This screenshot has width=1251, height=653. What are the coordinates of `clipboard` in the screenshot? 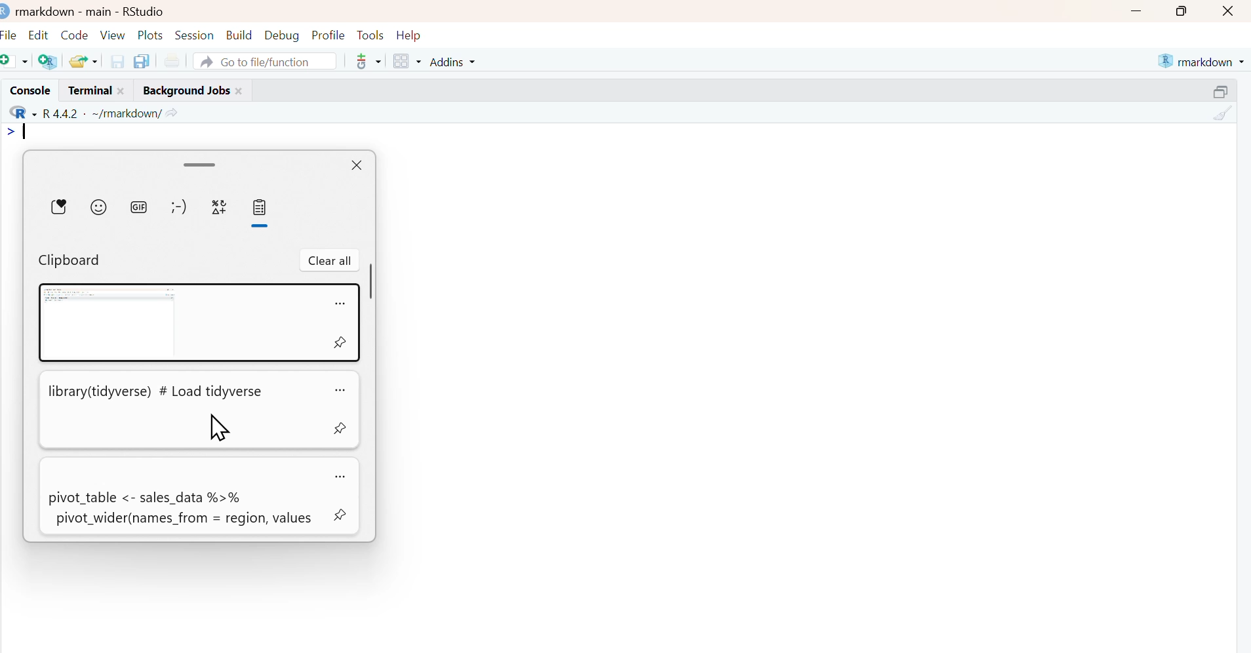 It's located at (263, 213).